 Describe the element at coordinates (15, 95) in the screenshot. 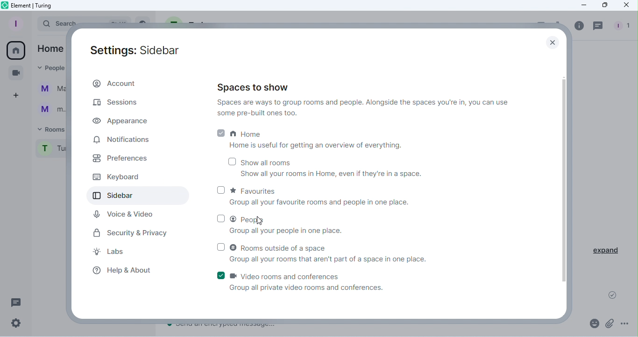

I see `Create a space` at that location.